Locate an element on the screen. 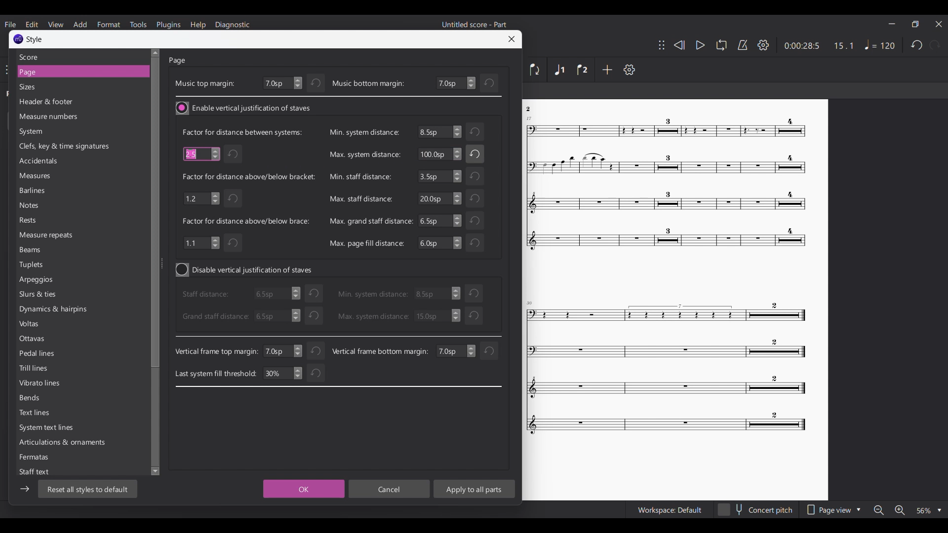 The width and height of the screenshot is (948, 533). Vibrato lines is located at coordinates (53, 384).